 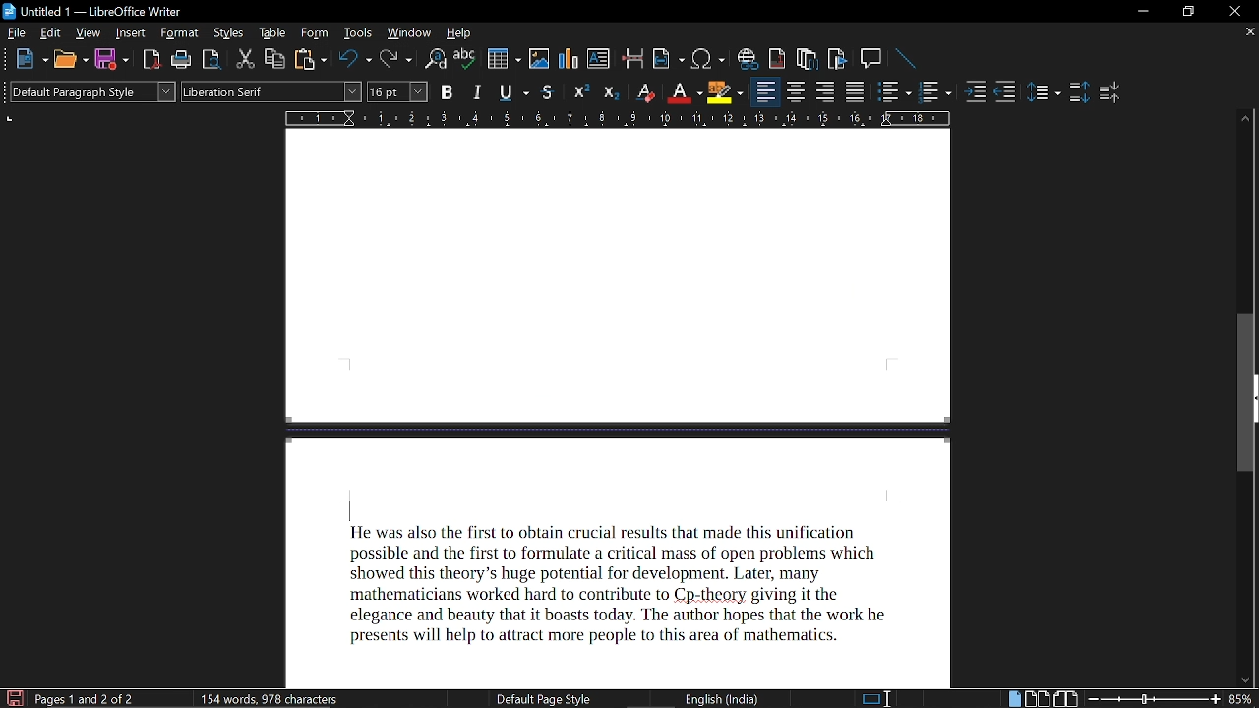 I want to click on Insert image, so click(x=541, y=58).